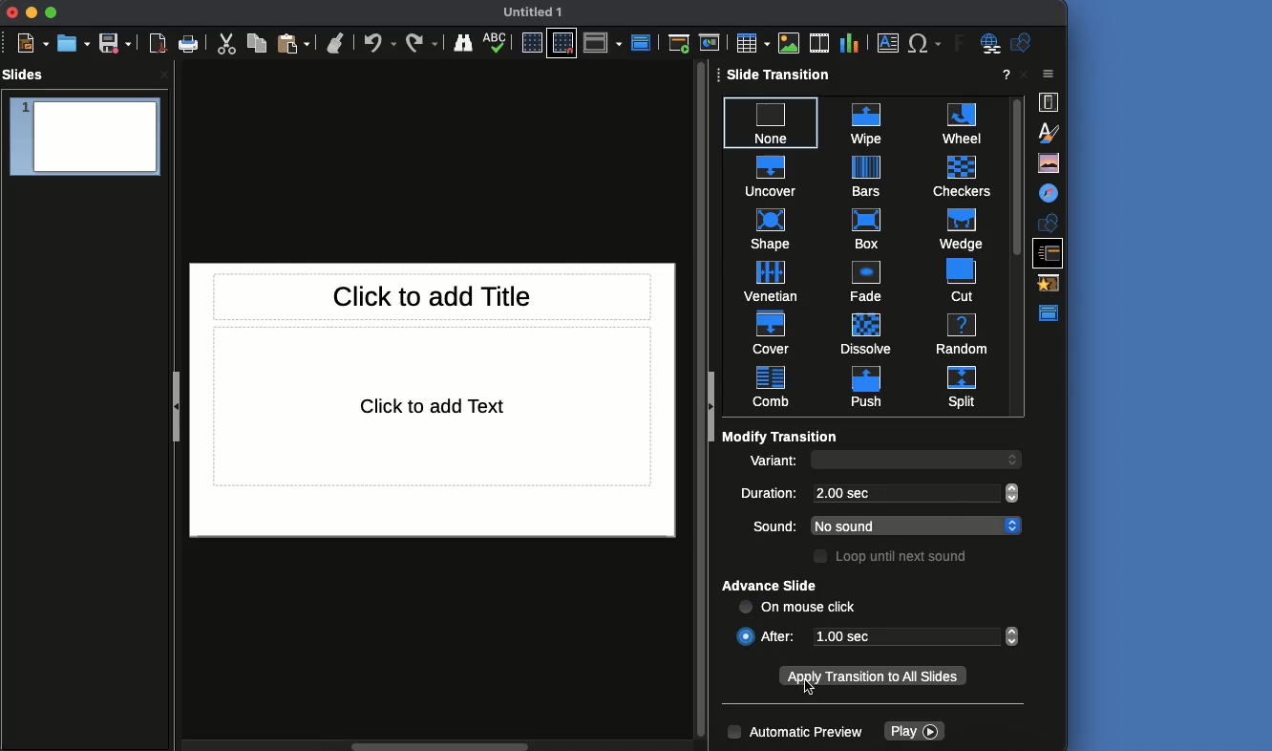 This screenshot has height=751, width=1272. I want to click on box, so click(867, 227).